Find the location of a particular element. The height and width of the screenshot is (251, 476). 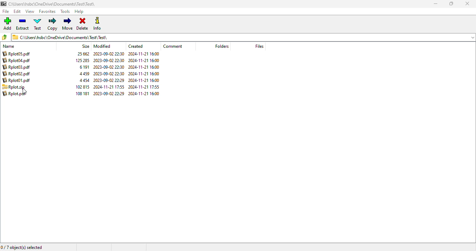

2023-09-02 22:30 is located at coordinates (109, 61).